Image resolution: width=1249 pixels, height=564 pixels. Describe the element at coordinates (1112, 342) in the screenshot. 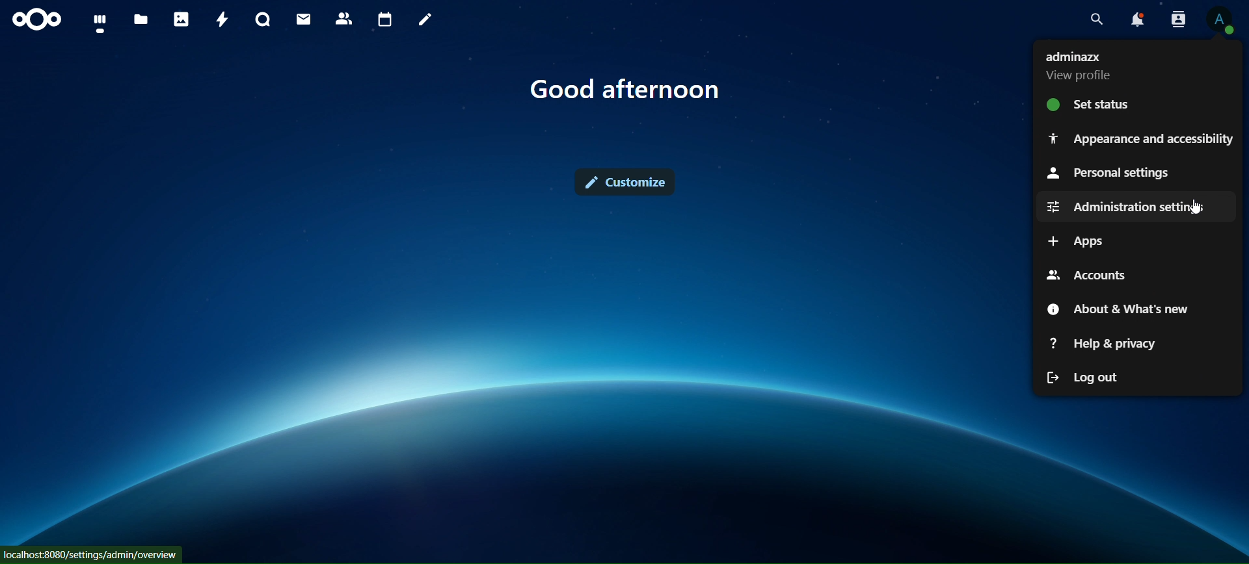

I see `help & privacy` at that location.